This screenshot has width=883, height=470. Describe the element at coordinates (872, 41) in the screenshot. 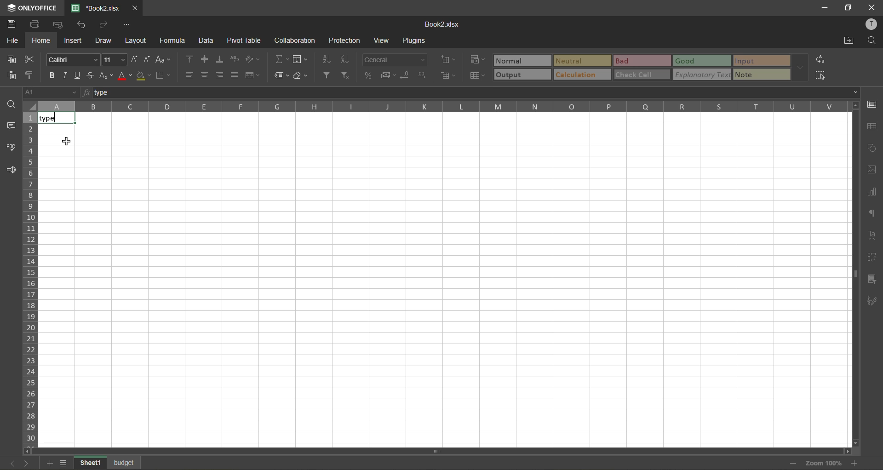

I see `find` at that location.